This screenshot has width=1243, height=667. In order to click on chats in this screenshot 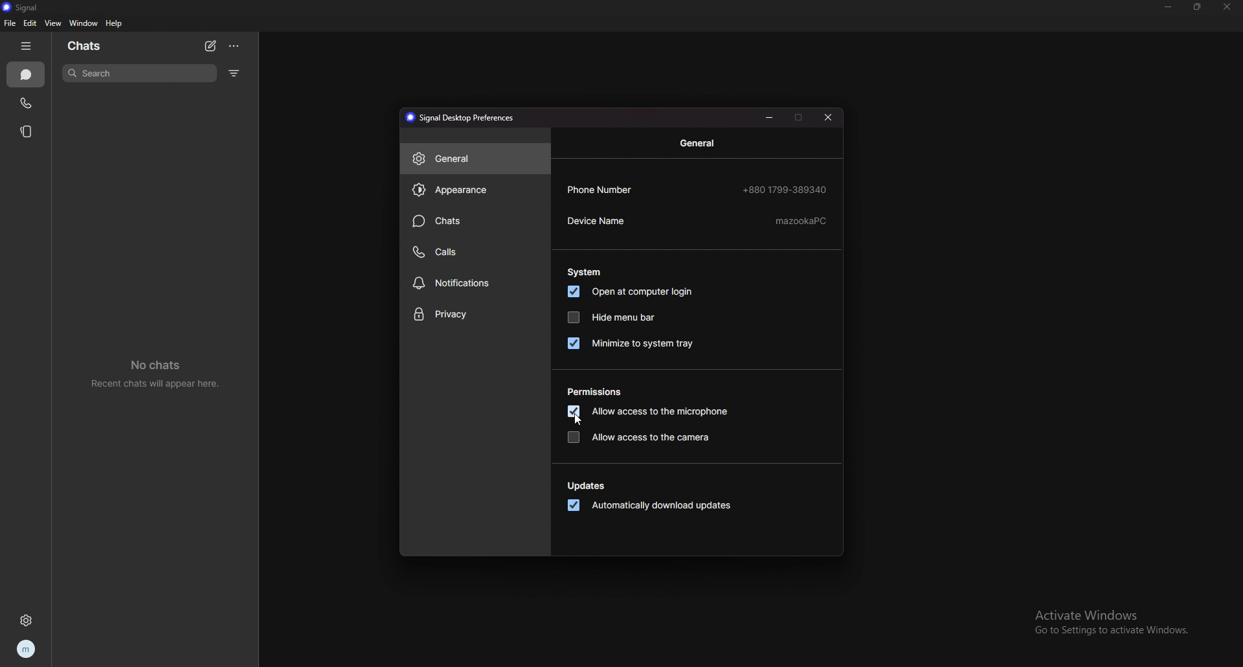, I will do `click(100, 45)`.